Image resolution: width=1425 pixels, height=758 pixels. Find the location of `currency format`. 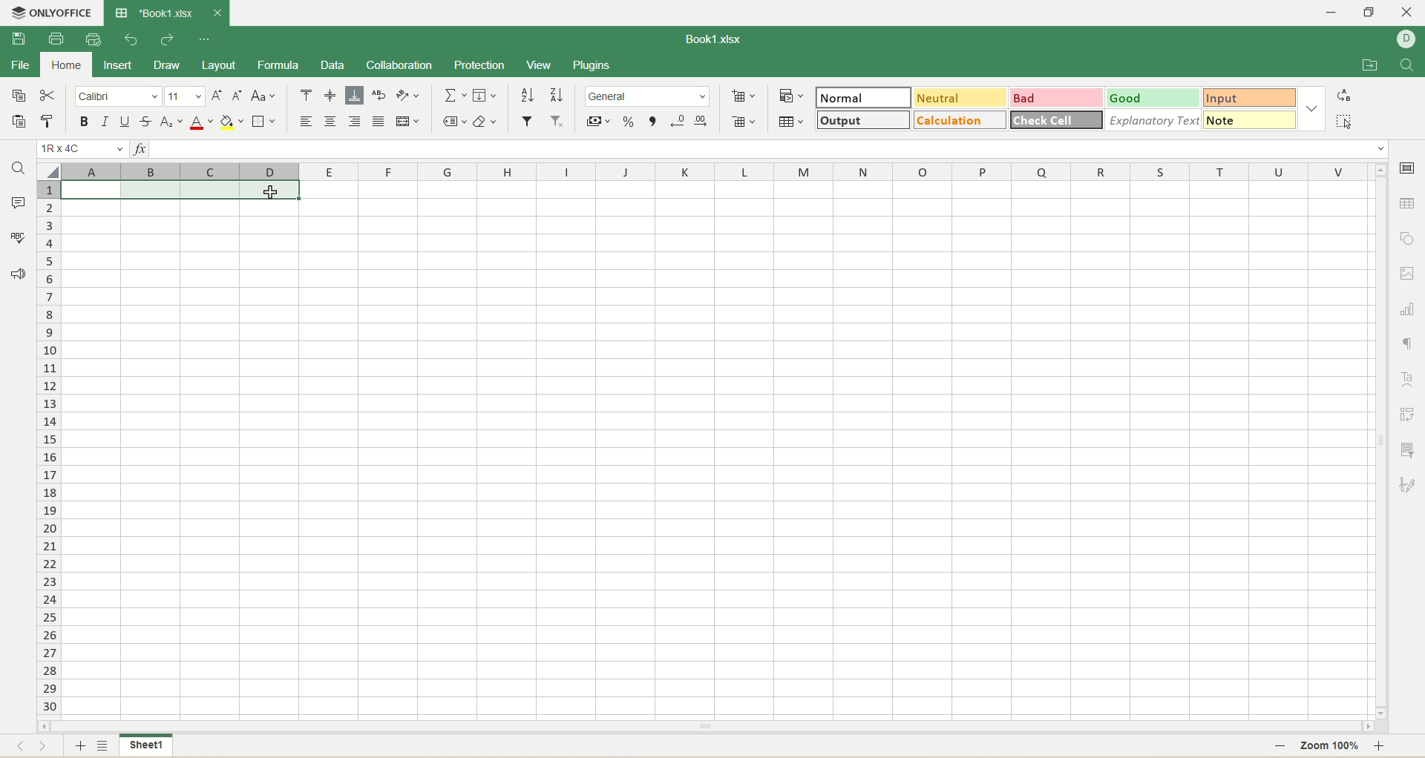

currency format is located at coordinates (599, 119).